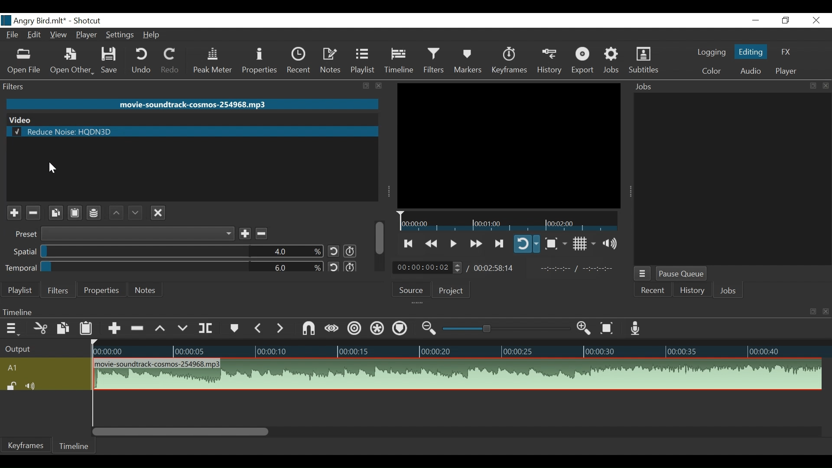 This screenshot has height=468, width=832. Describe the element at coordinates (53, 168) in the screenshot. I see `cursor` at that location.